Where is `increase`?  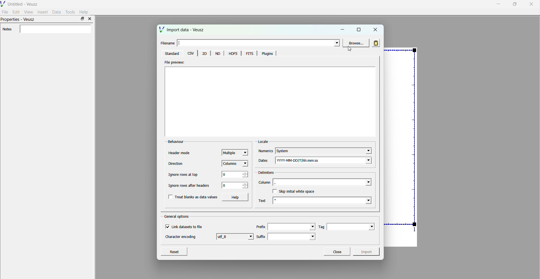
increase is located at coordinates (246, 183).